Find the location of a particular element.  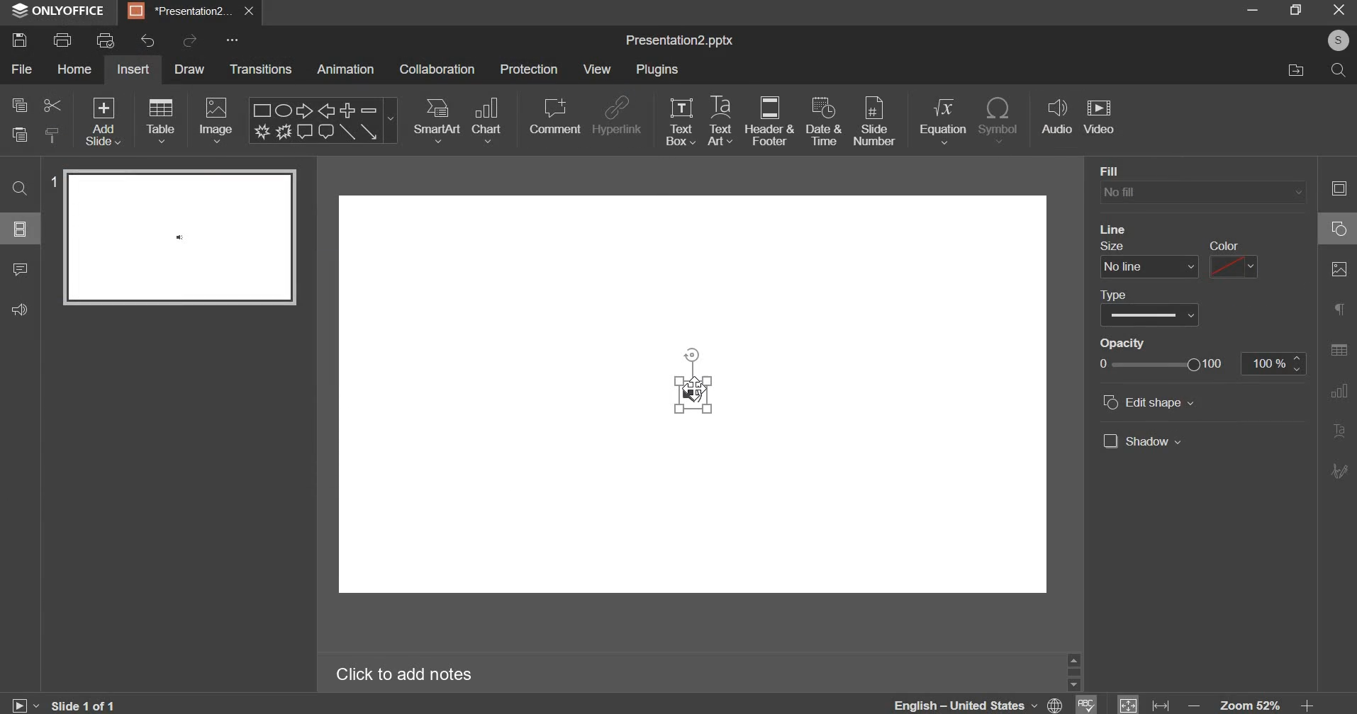

print is located at coordinates (63, 40).